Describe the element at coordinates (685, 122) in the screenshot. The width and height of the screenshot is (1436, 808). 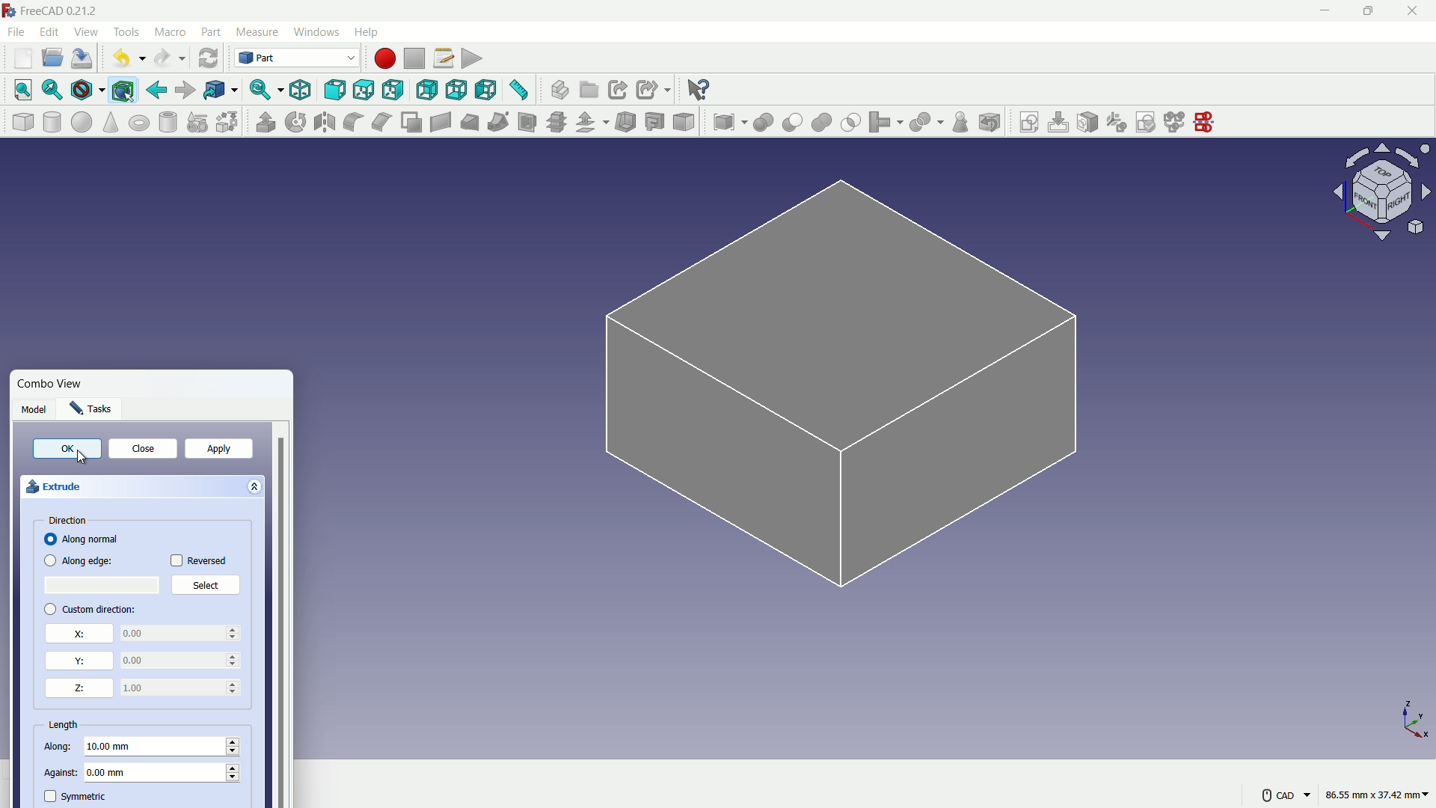
I see `color per face` at that location.